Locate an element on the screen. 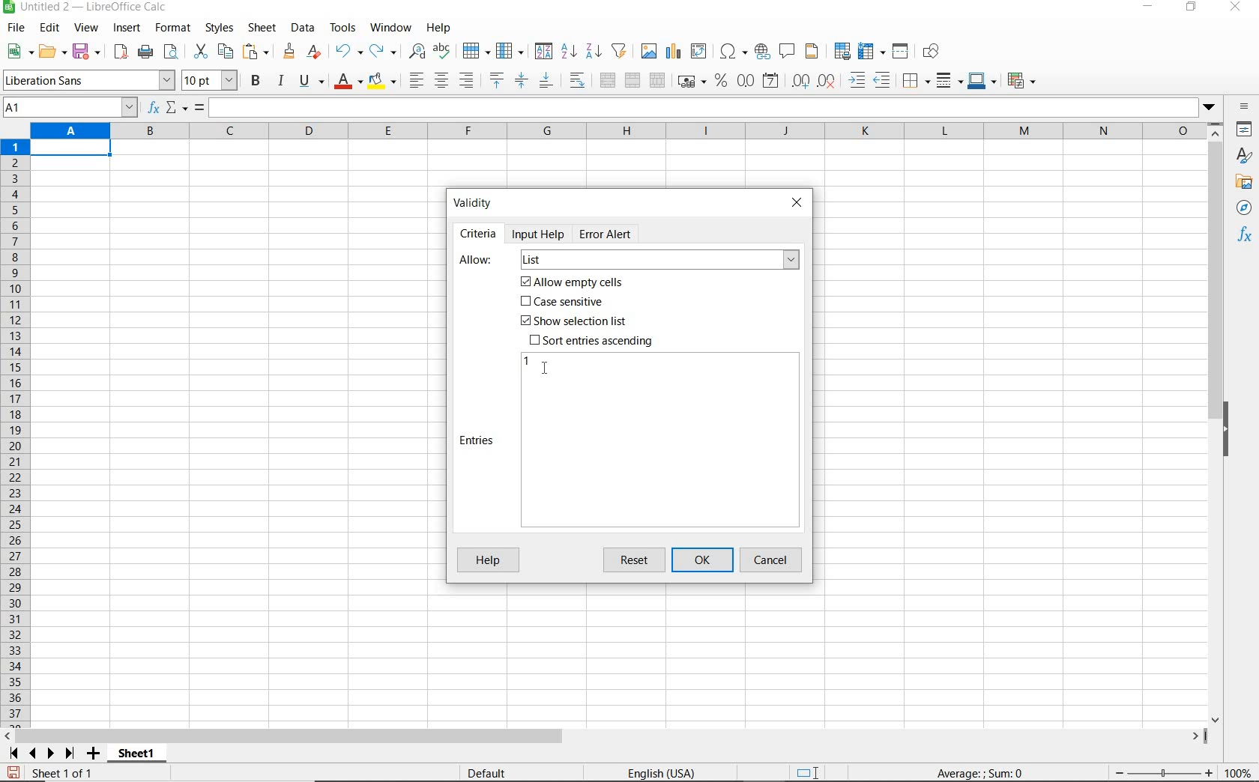 This screenshot has height=782, width=1259. view is located at coordinates (87, 29).